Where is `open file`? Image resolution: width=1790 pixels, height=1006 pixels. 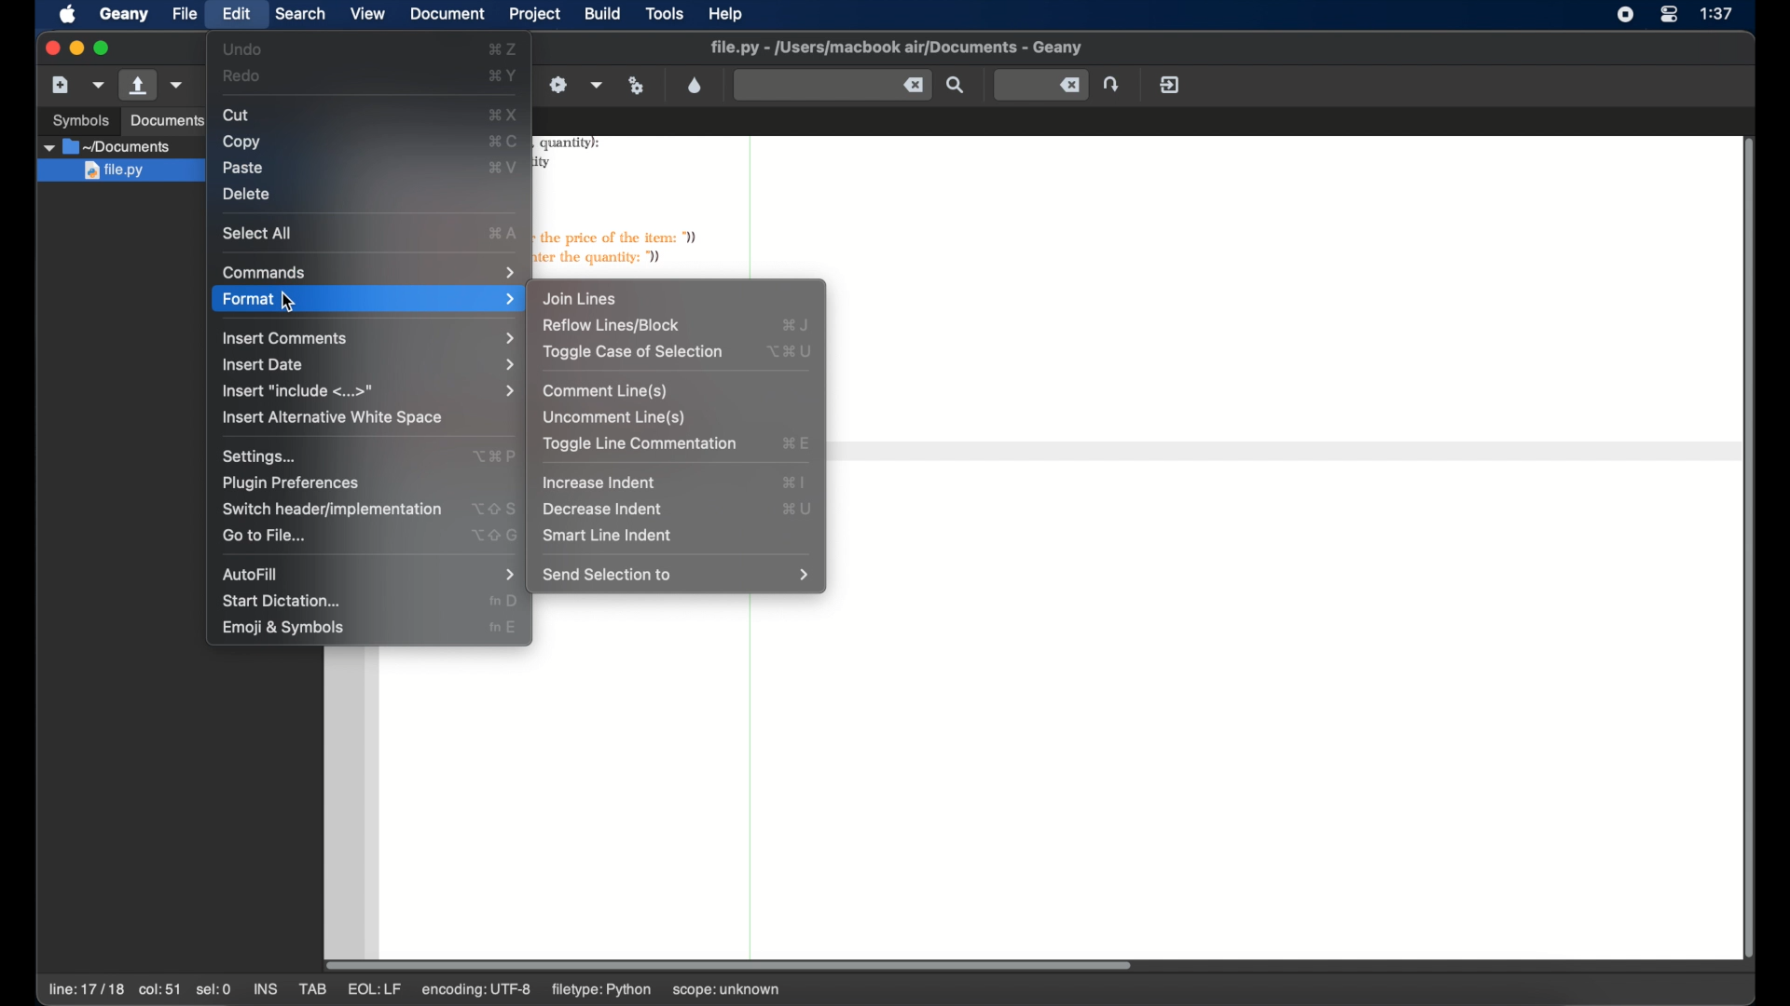
open file is located at coordinates (136, 86).